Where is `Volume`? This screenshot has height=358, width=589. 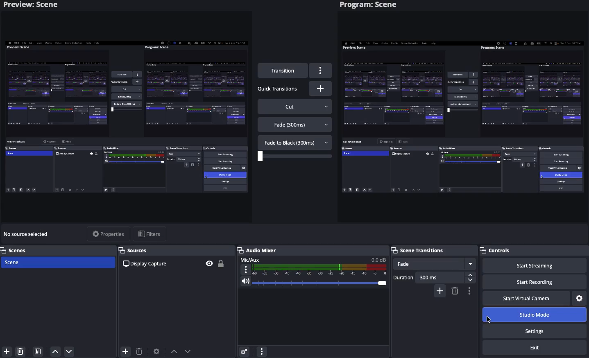 Volume is located at coordinates (312, 283).